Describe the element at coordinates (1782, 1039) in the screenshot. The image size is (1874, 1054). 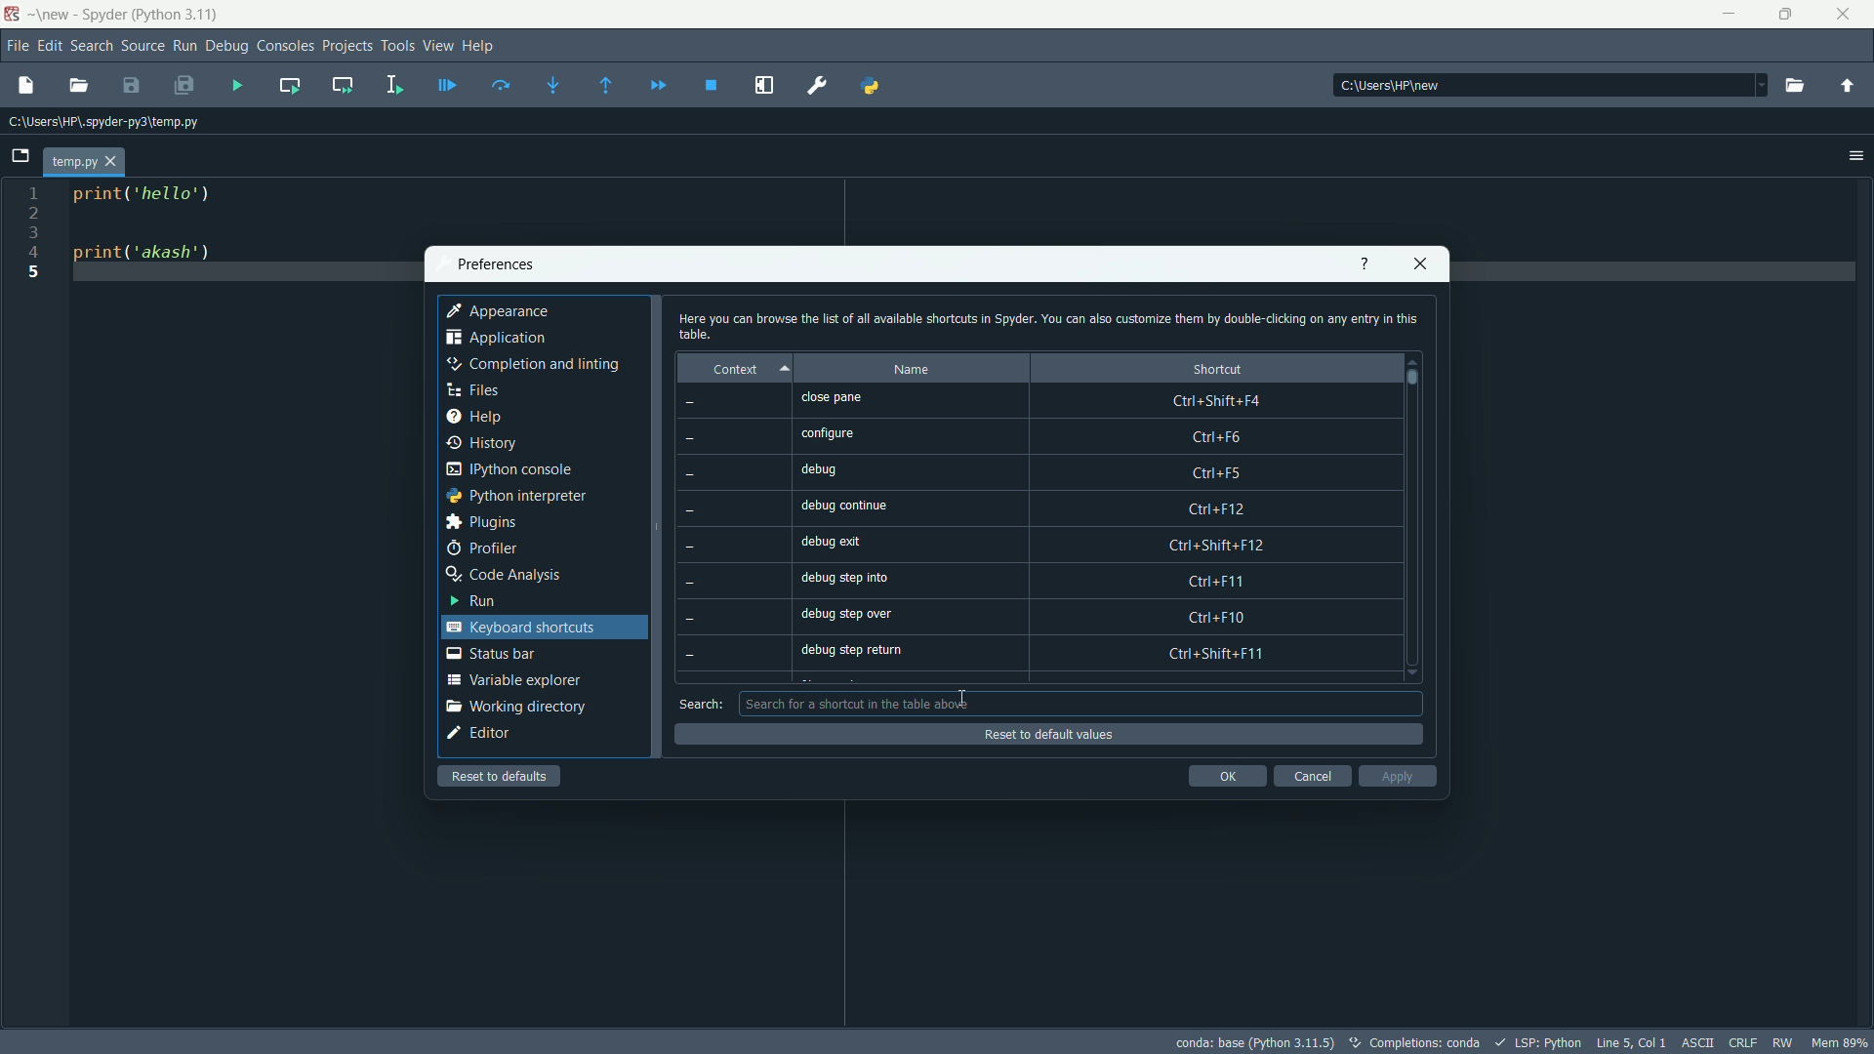
I see `RW` at that location.